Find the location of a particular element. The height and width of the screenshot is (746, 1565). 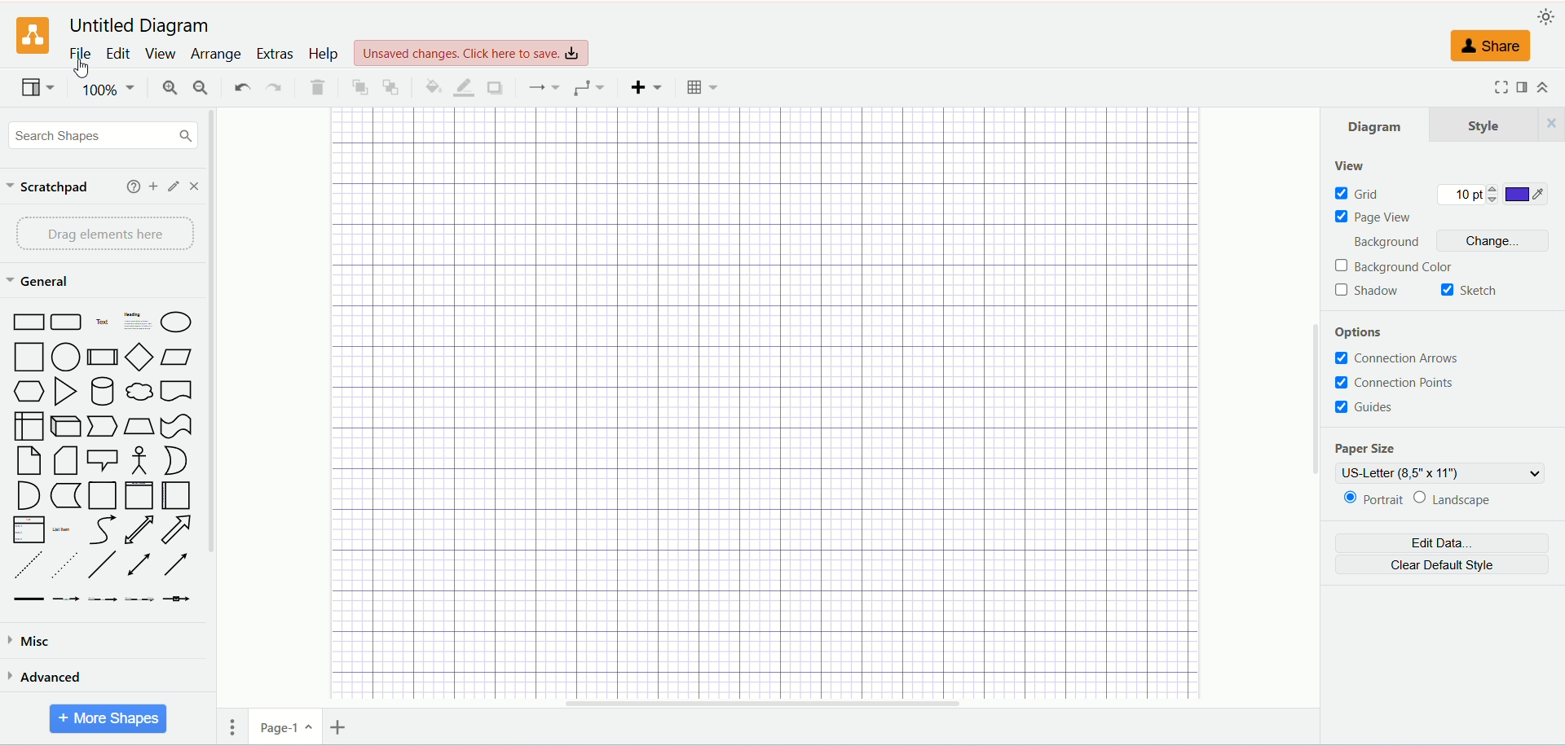

Item List is located at coordinates (28, 530).